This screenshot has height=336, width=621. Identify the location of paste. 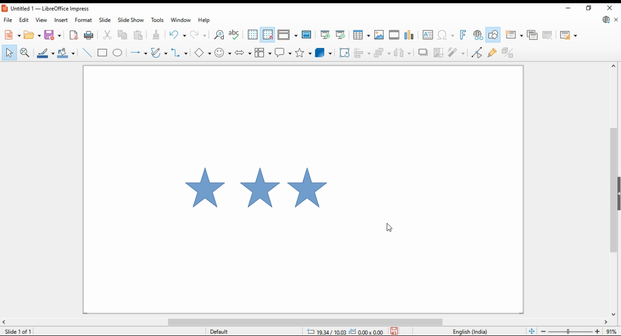
(158, 34).